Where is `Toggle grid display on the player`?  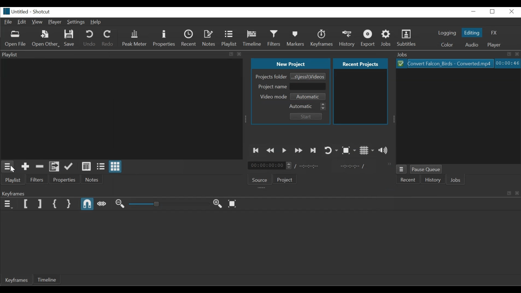 Toggle grid display on the player is located at coordinates (367, 150).